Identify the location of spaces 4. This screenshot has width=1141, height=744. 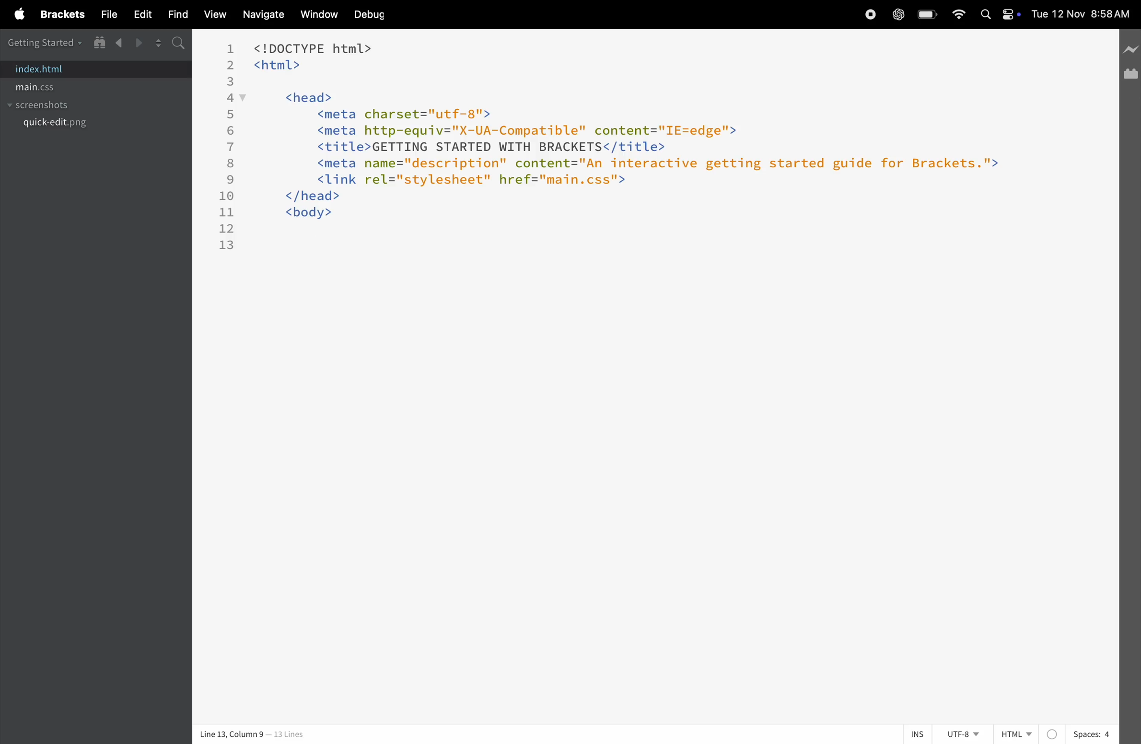
(1093, 734).